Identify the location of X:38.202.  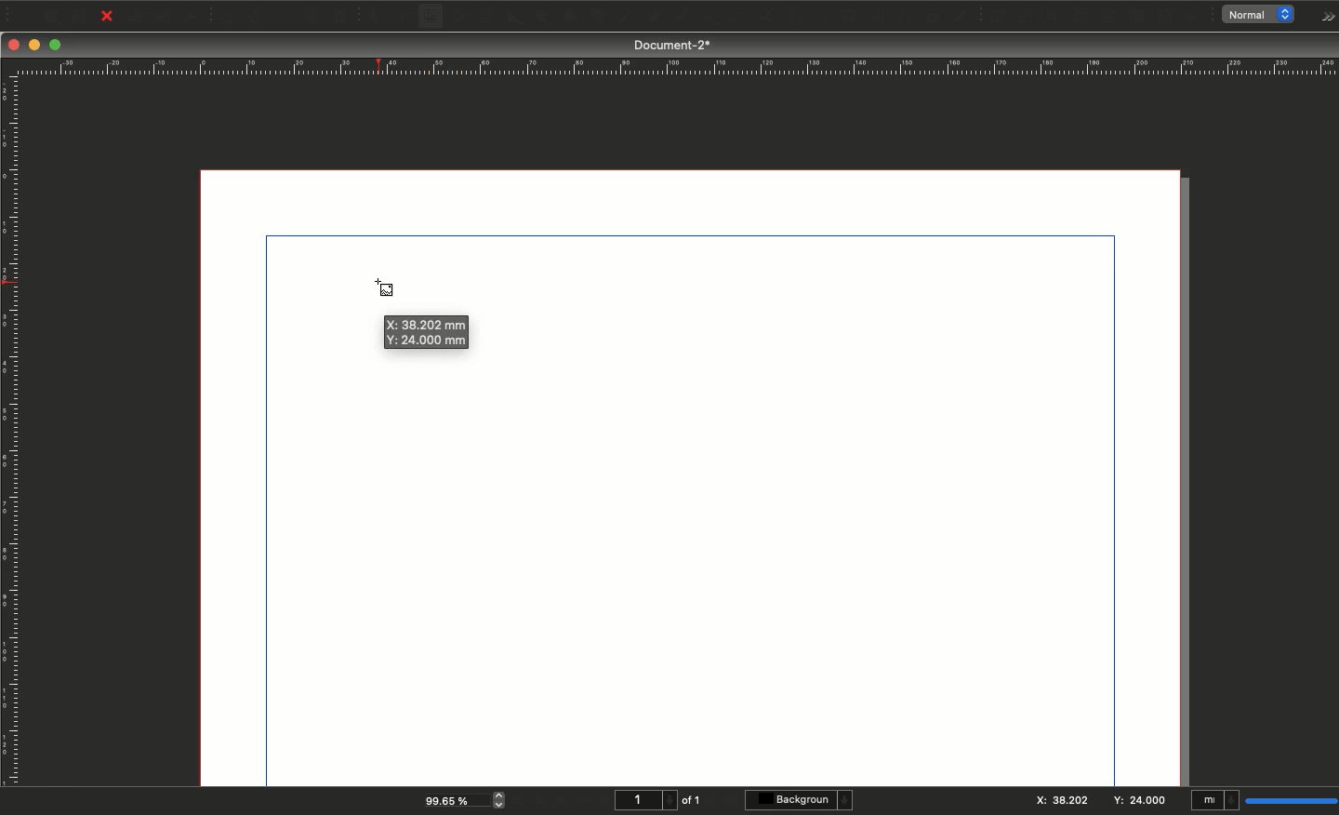
(1059, 800).